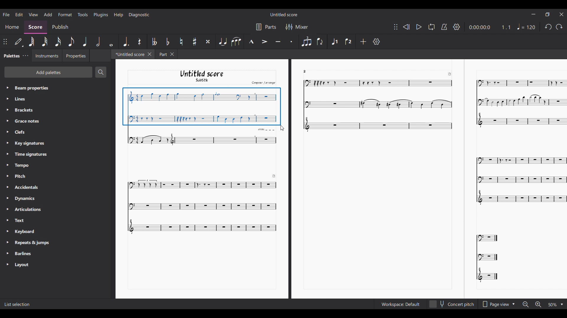 This screenshot has width=567, height=318. What do you see at coordinates (167, 42) in the screenshot?
I see `Toggle flat` at bounding box center [167, 42].